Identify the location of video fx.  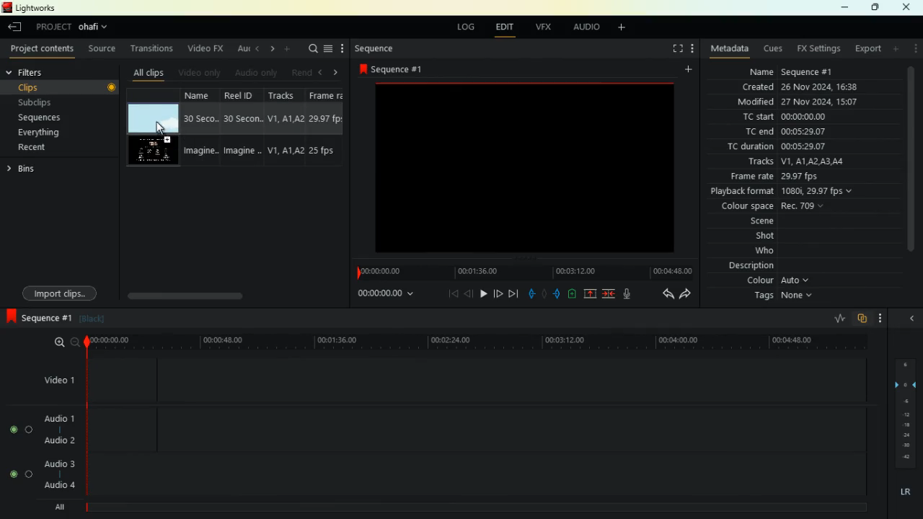
(206, 48).